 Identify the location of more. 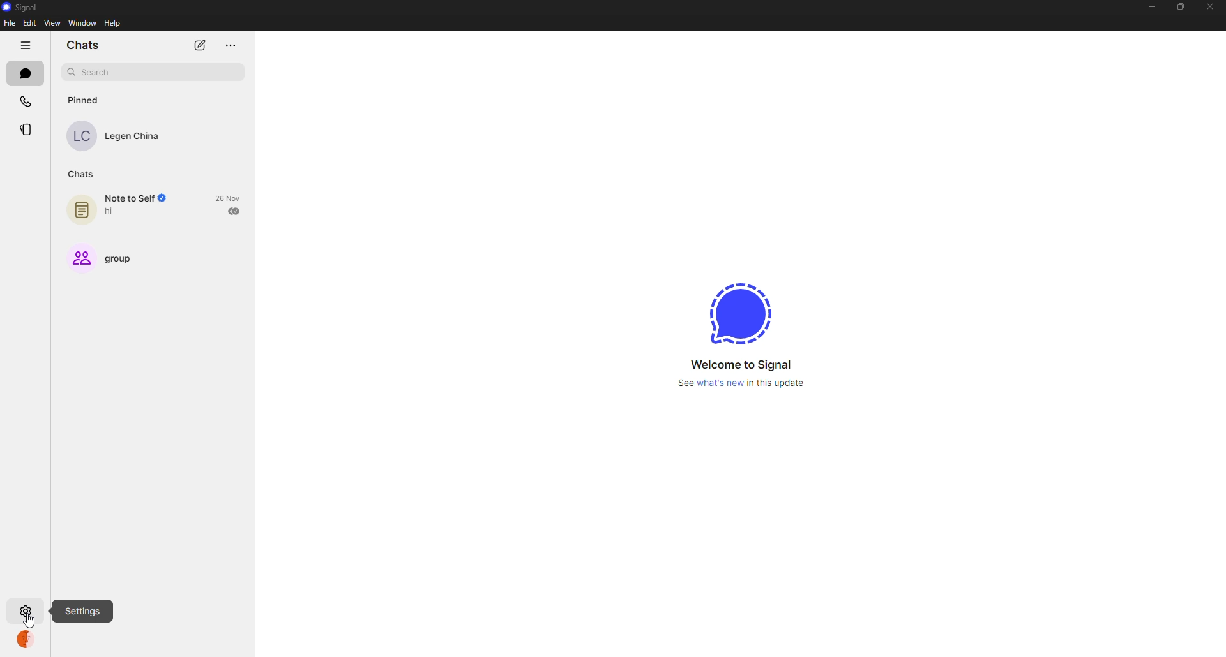
(230, 45).